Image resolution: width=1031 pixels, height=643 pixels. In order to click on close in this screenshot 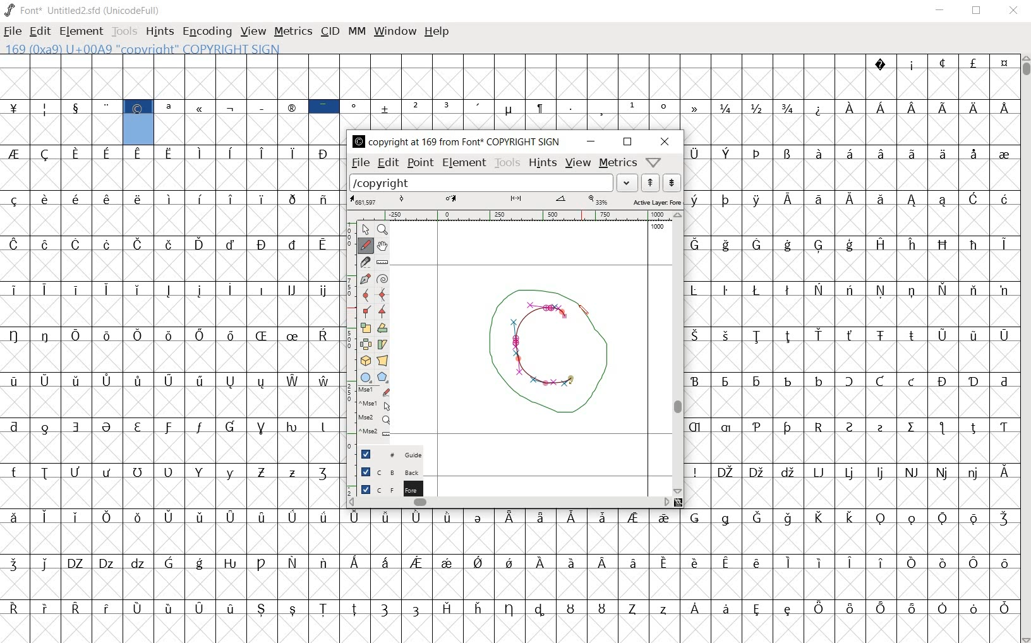, I will do `click(1014, 11)`.